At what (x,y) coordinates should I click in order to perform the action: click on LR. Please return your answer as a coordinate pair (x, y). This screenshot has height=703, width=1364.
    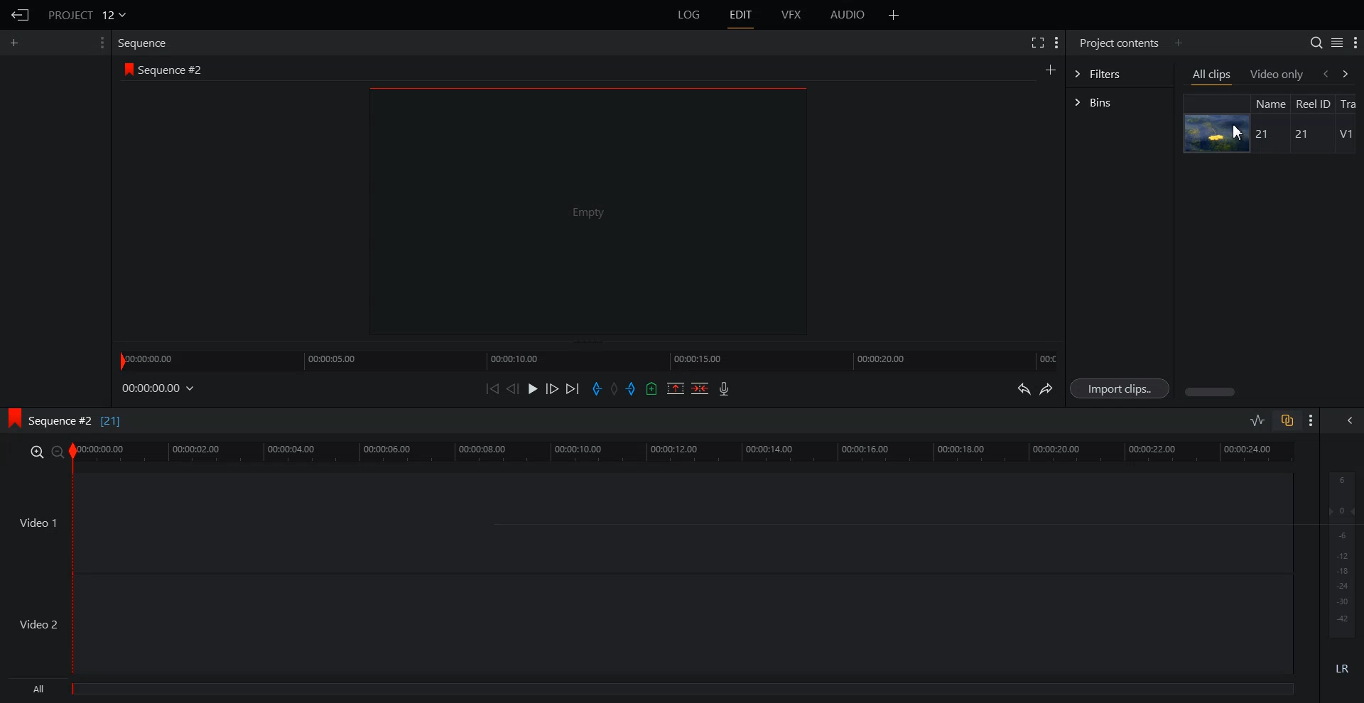
    Looking at the image, I should click on (1340, 671).